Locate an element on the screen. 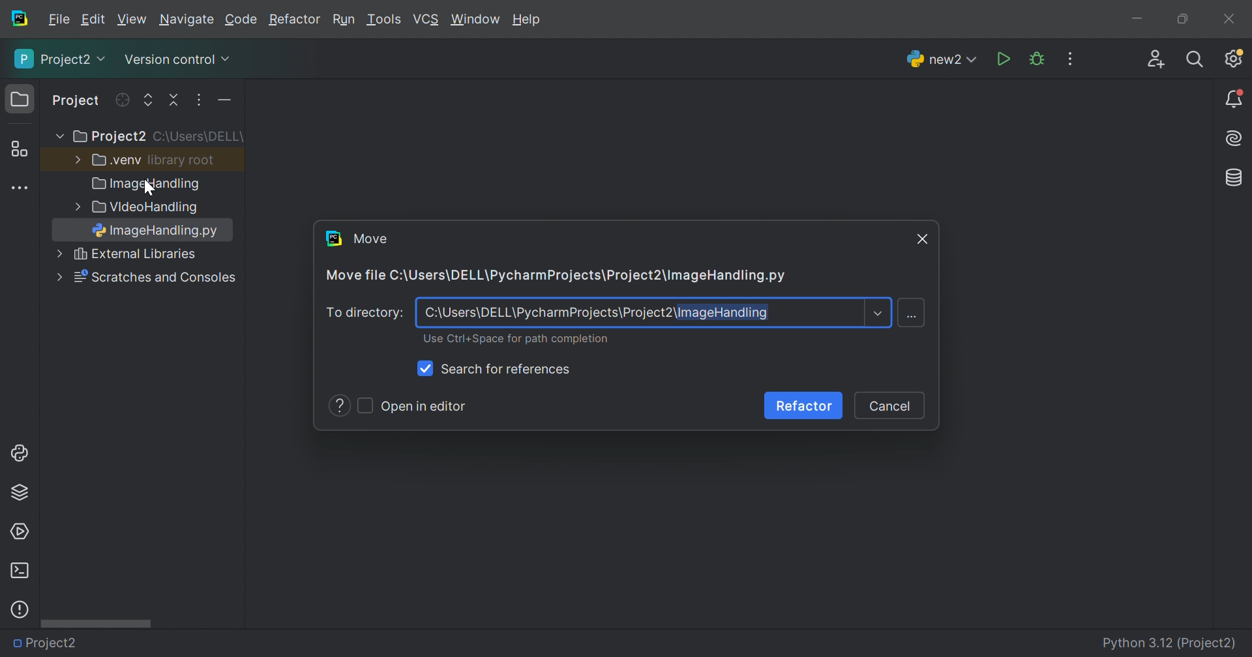 Image resolution: width=1252 pixels, height=657 pixels. File is located at coordinates (59, 20).